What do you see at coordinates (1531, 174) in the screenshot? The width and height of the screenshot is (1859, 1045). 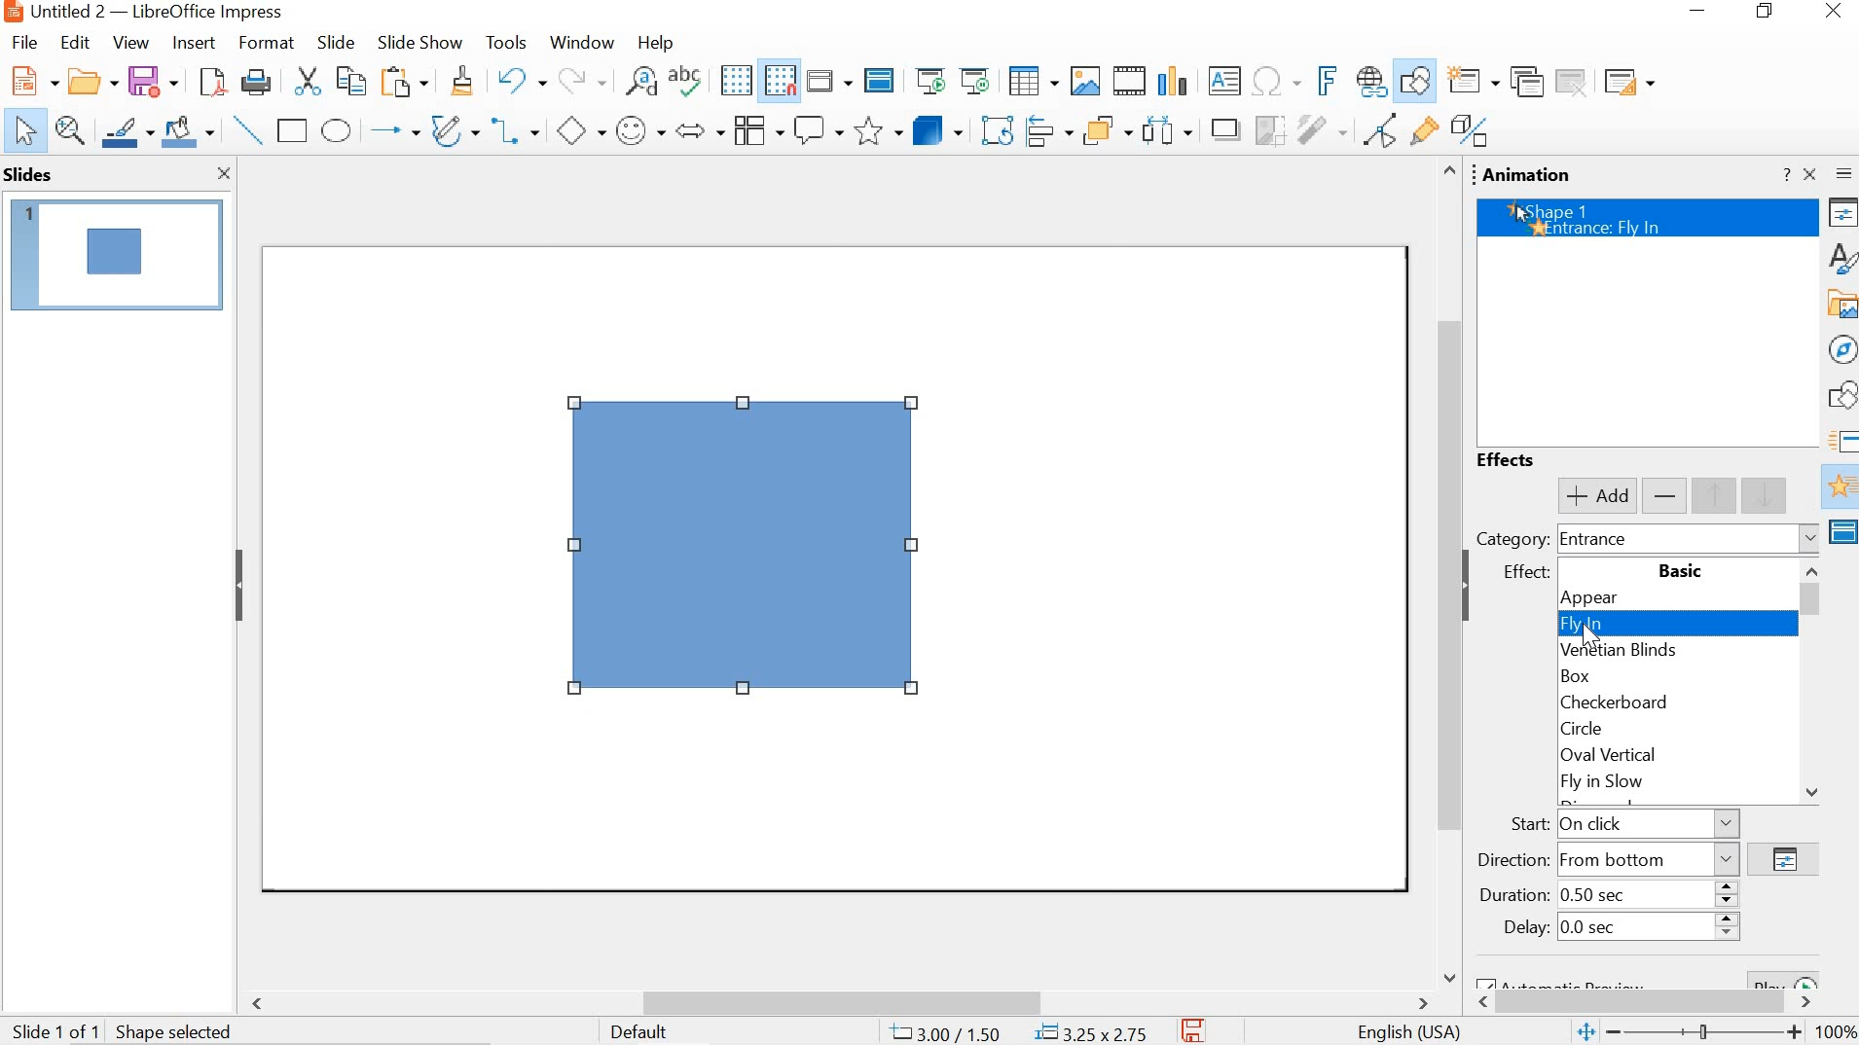 I see `animation` at bounding box center [1531, 174].